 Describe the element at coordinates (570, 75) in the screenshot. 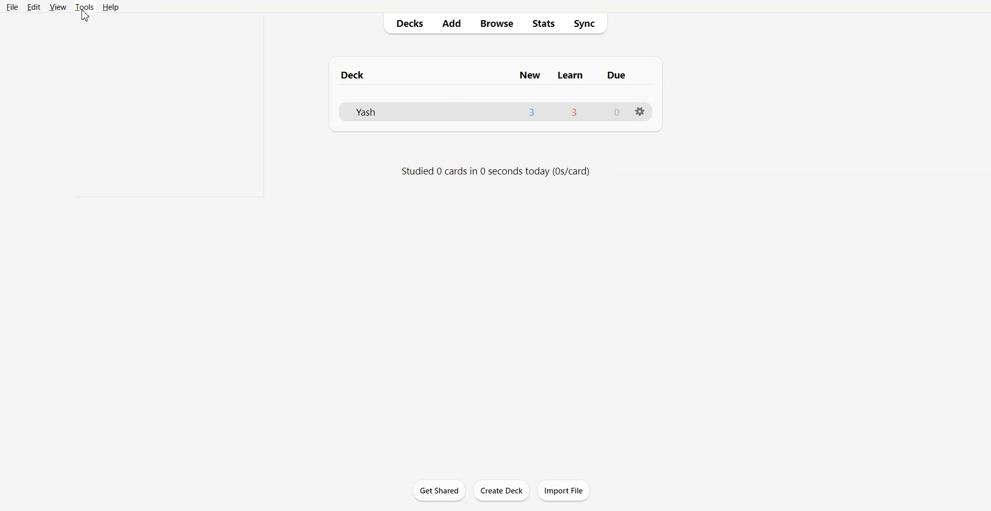

I see `learn` at that location.